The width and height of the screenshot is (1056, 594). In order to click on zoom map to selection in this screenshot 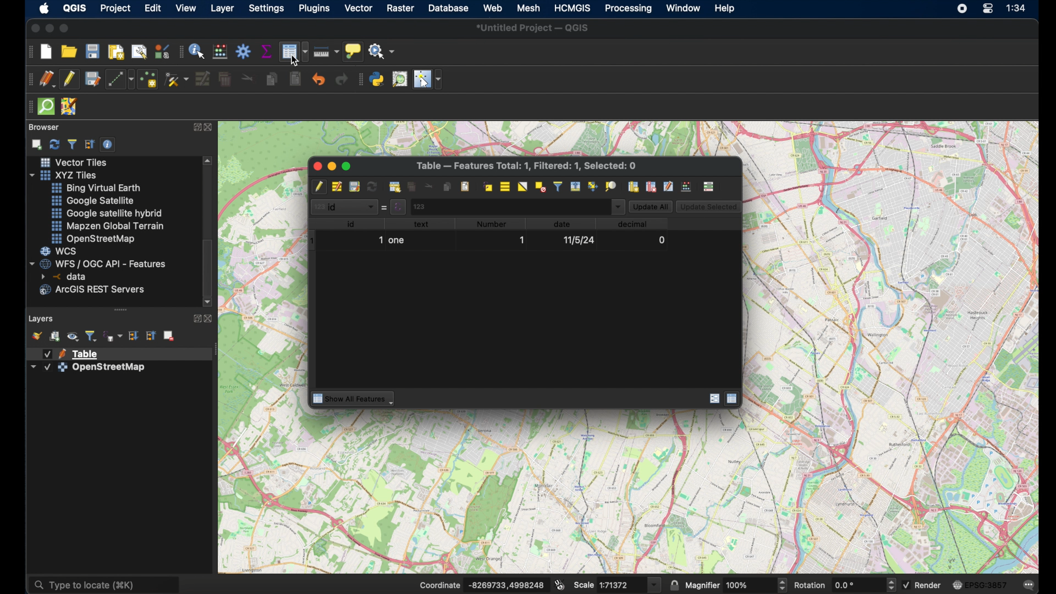, I will do `click(612, 186)`.